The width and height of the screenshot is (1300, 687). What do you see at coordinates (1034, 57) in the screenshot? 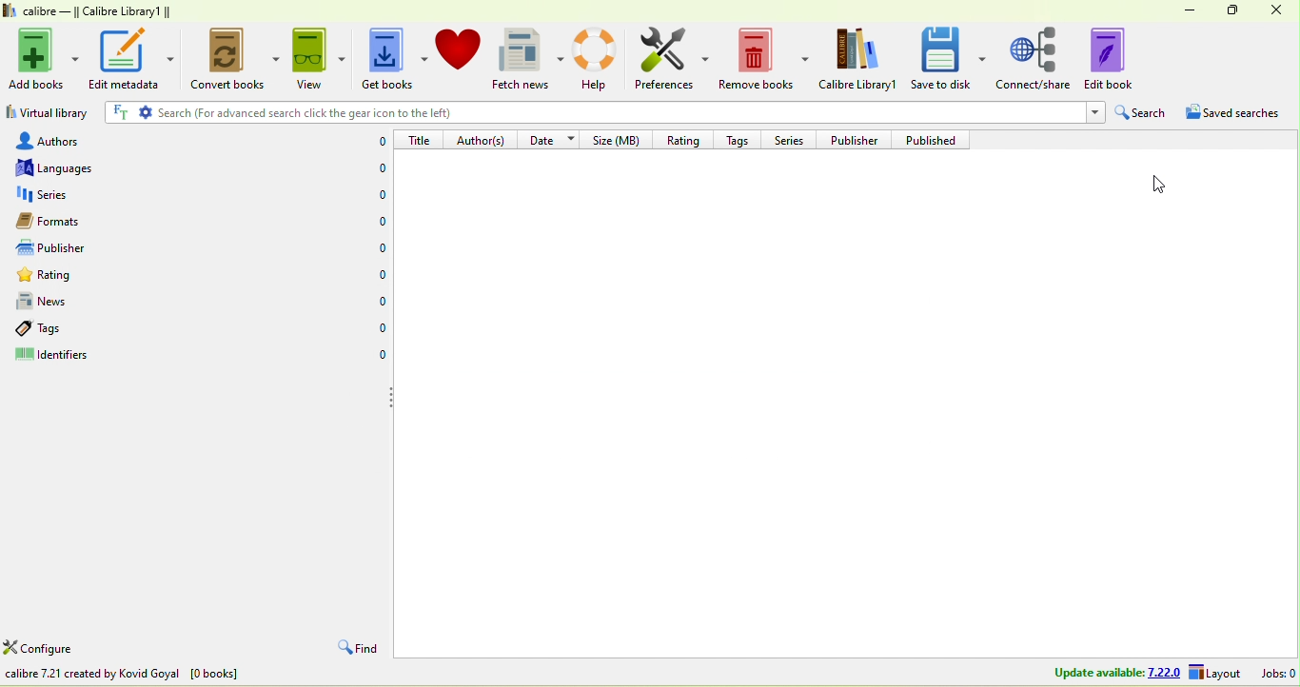
I see `connect/share` at bounding box center [1034, 57].